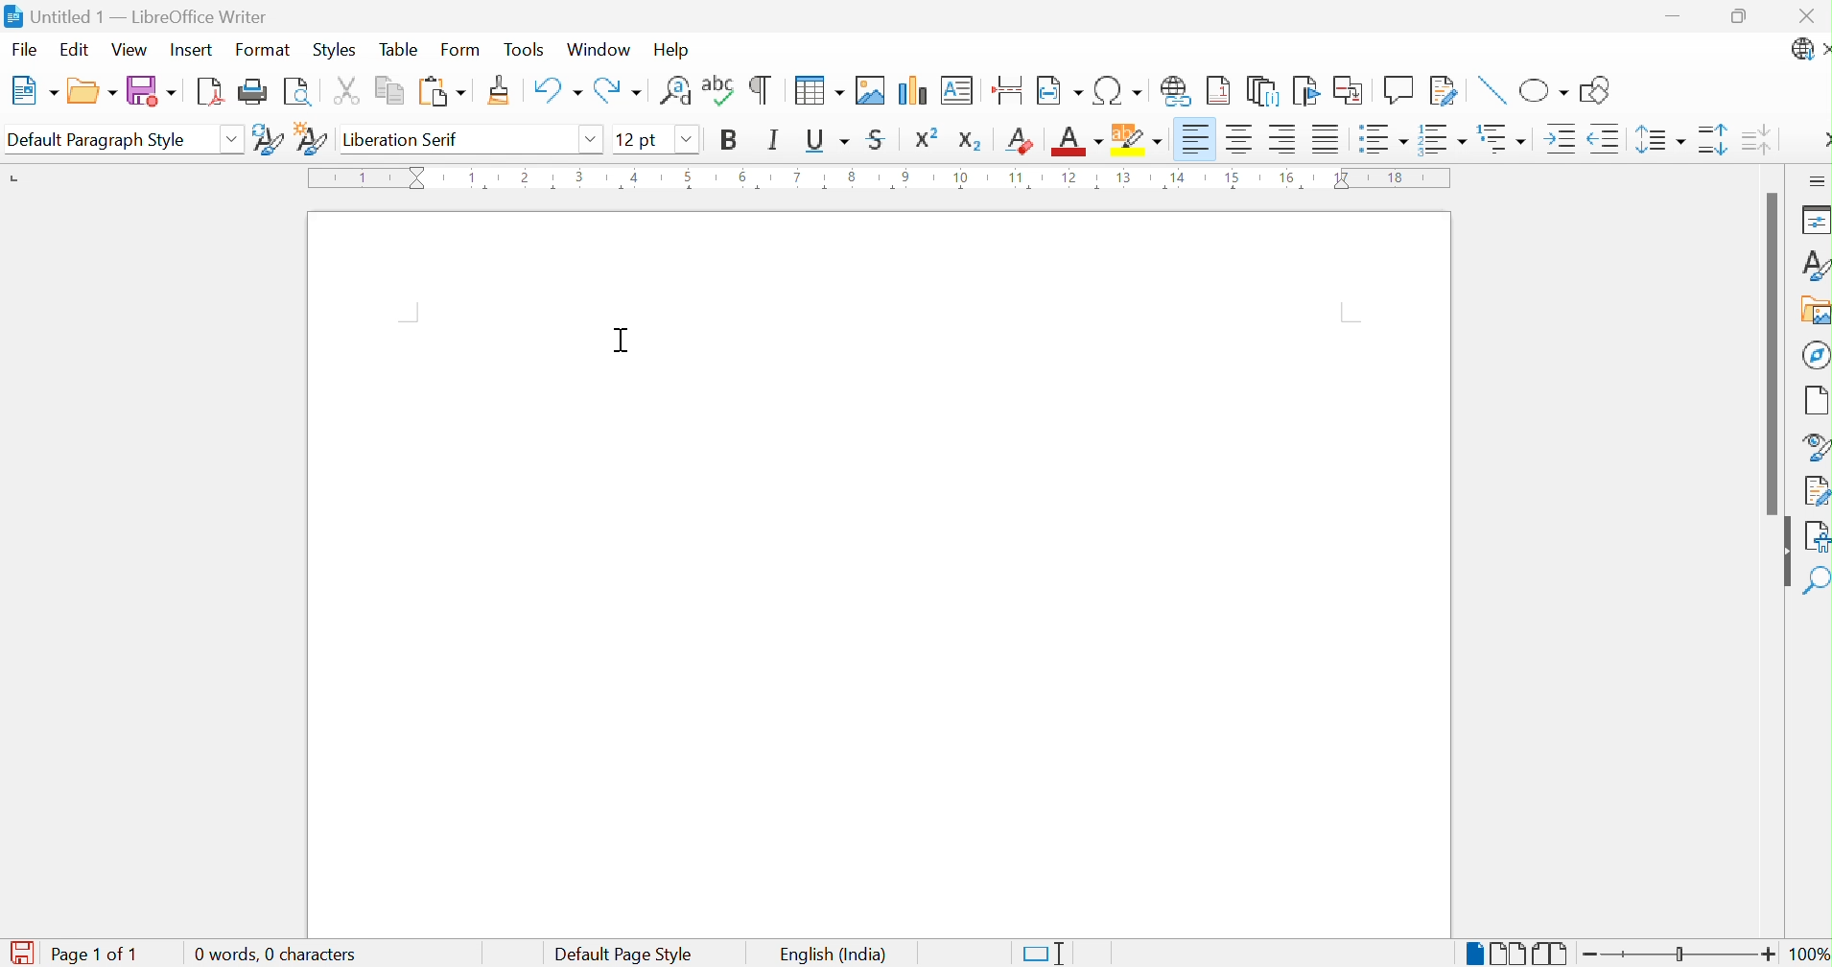 The image size is (1832, 967). I want to click on Close, so click(1803, 14).